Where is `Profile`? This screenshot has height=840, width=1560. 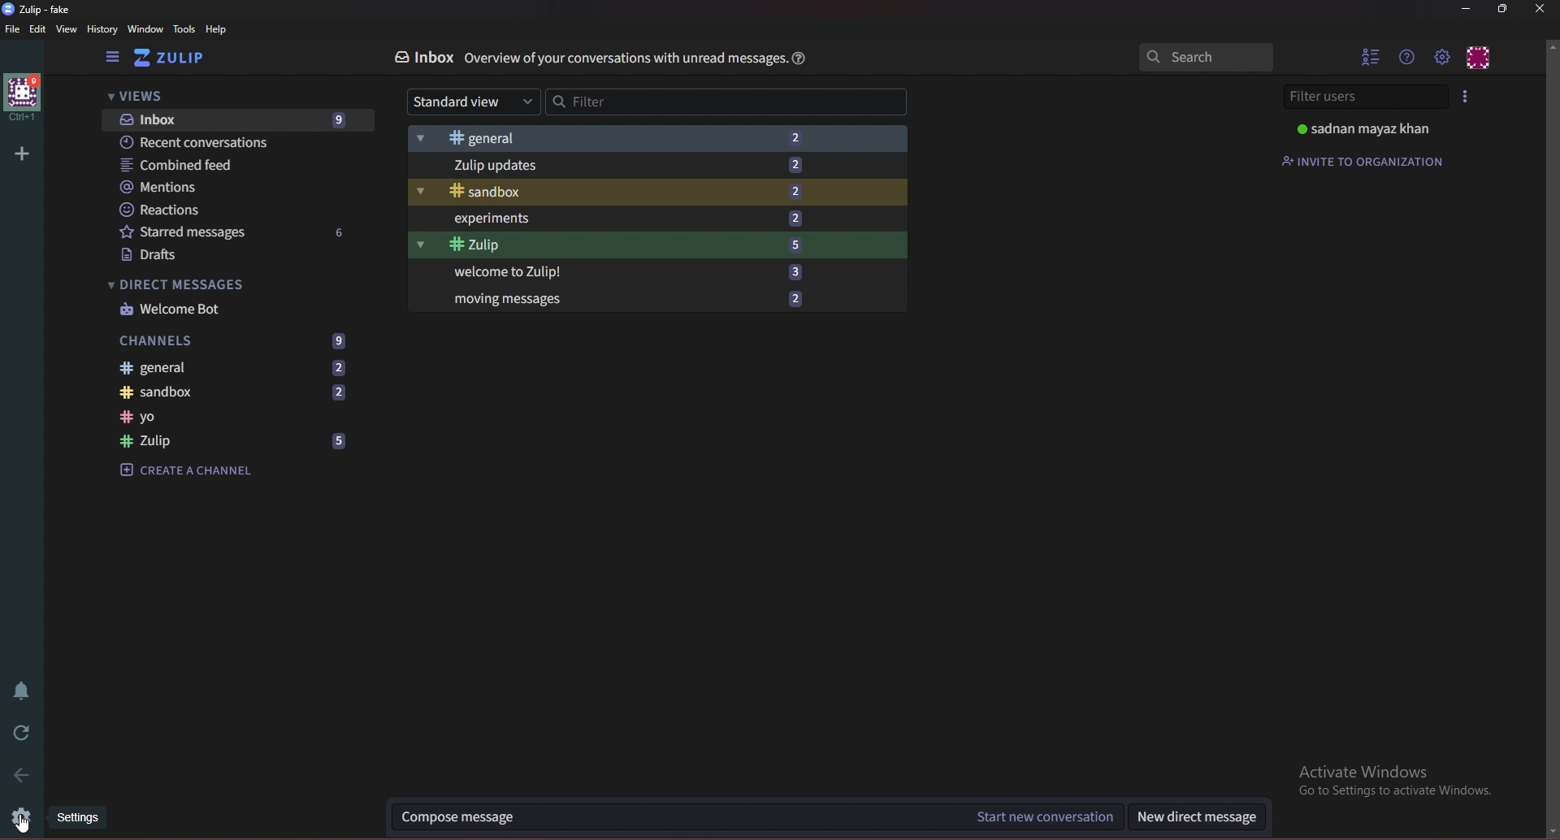
Profile is located at coordinates (1367, 130).